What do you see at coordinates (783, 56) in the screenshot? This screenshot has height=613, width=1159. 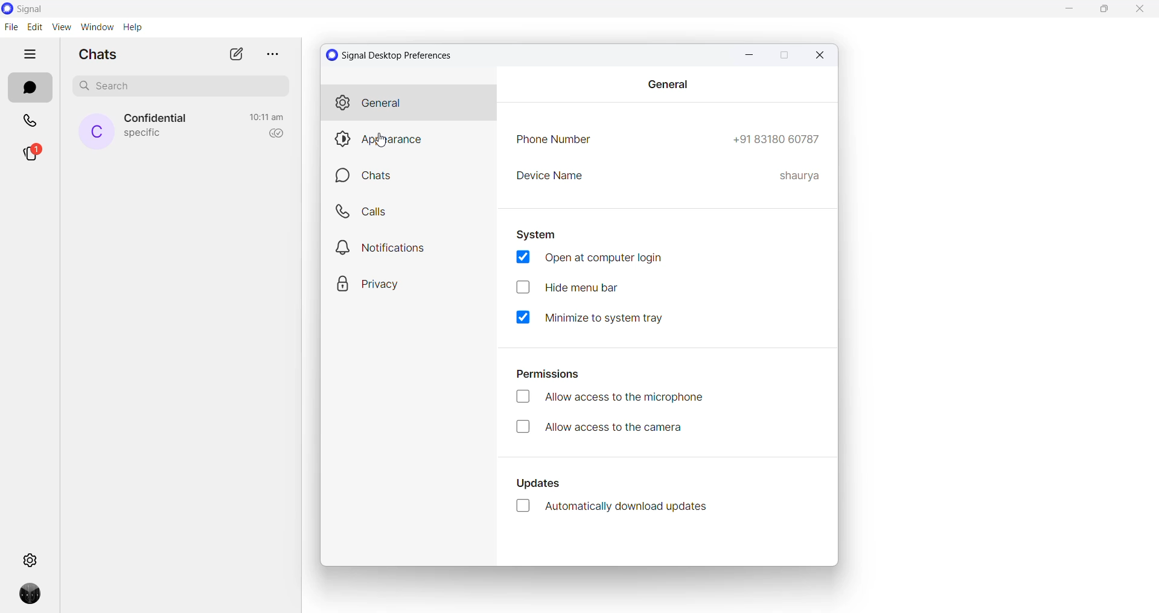 I see `maximize` at bounding box center [783, 56].